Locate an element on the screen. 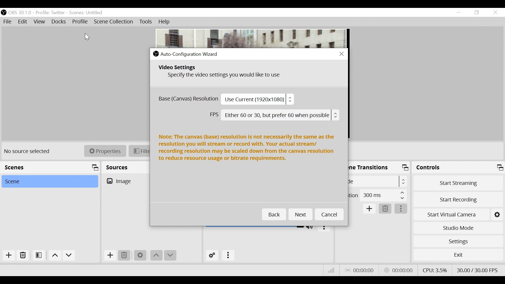 The width and height of the screenshot is (505, 284). Help is located at coordinates (163, 22).